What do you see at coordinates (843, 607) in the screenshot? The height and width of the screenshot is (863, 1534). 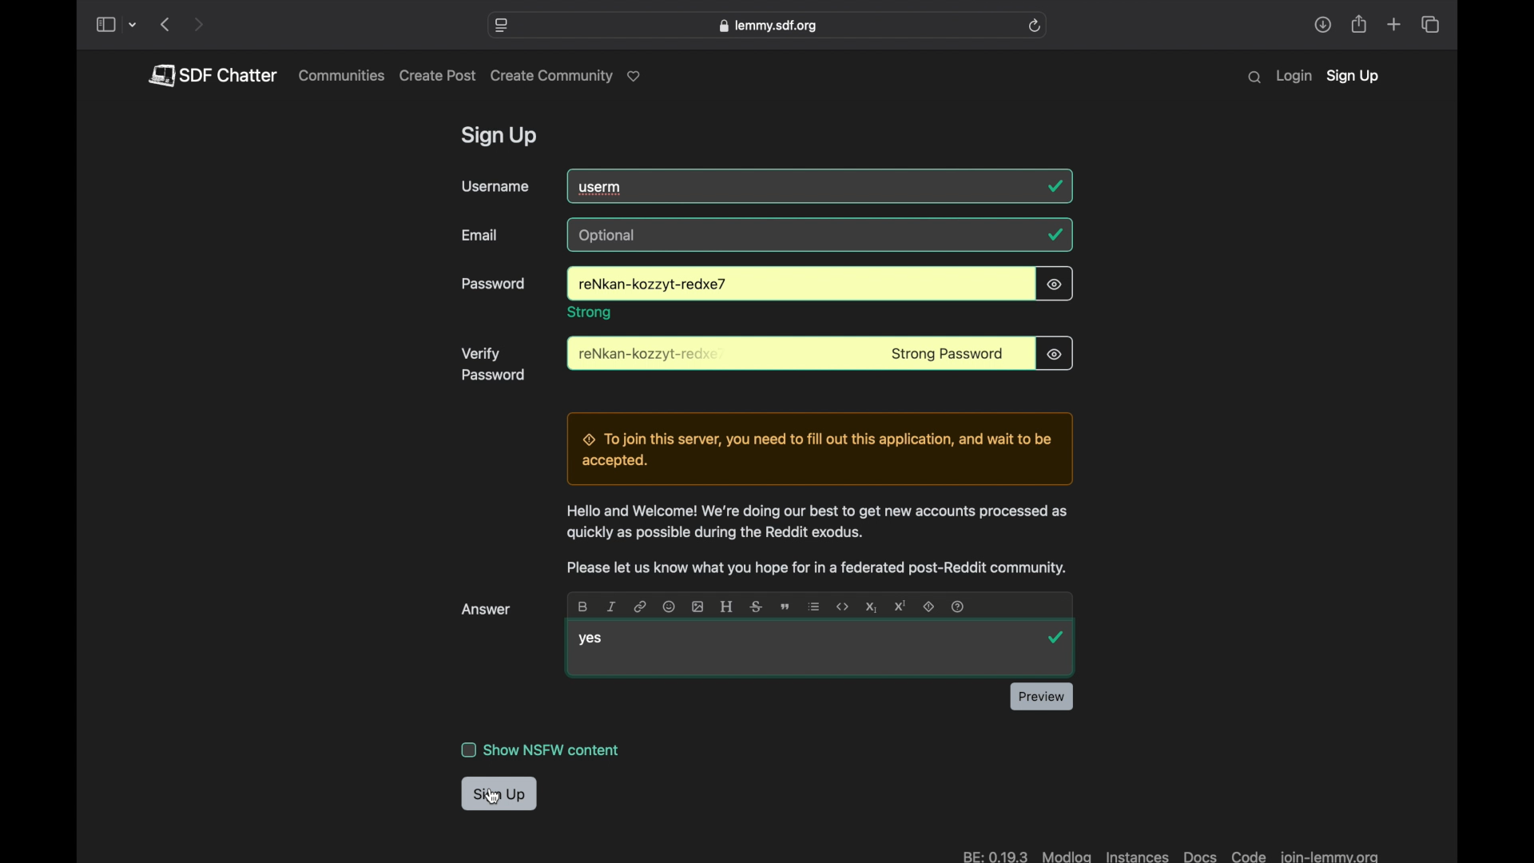 I see `code` at bounding box center [843, 607].